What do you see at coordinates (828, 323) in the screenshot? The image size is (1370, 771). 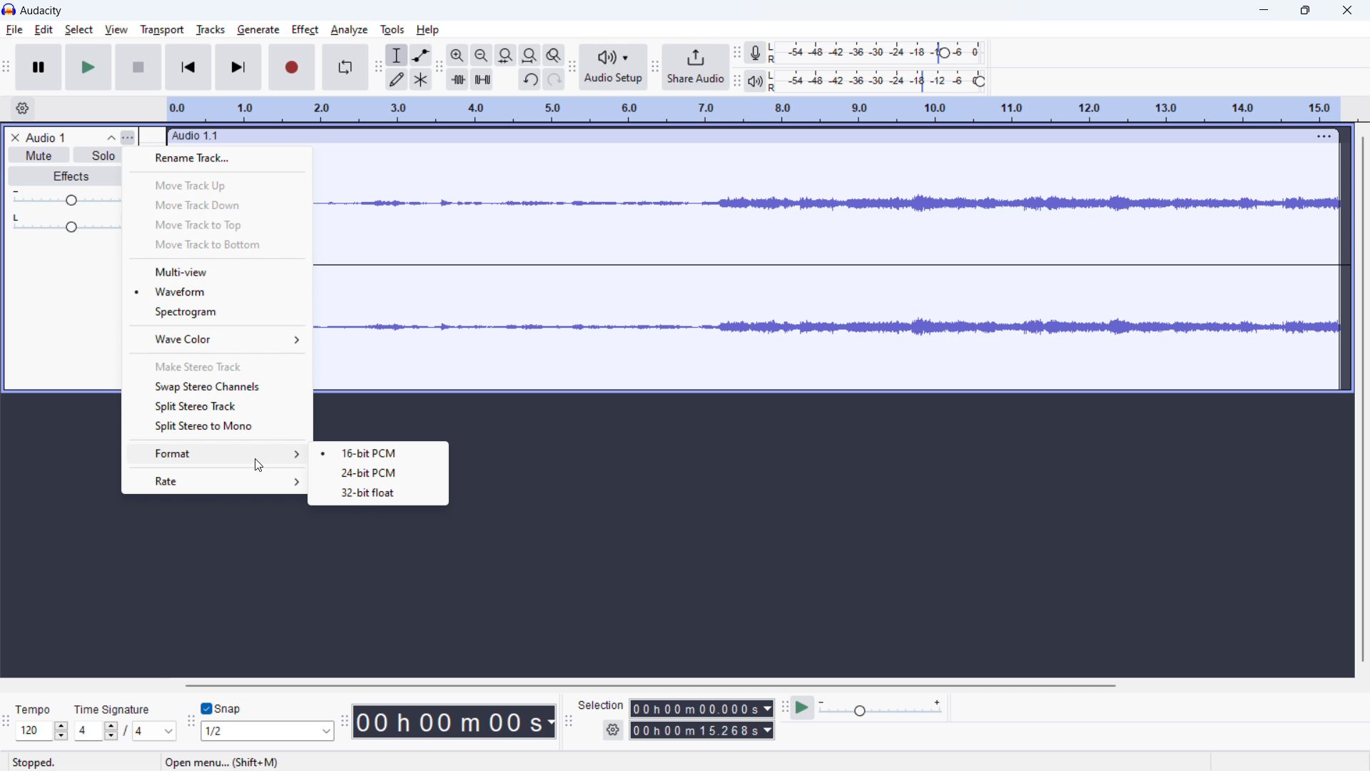 I see `Wave` at bounding box center [828, 323].